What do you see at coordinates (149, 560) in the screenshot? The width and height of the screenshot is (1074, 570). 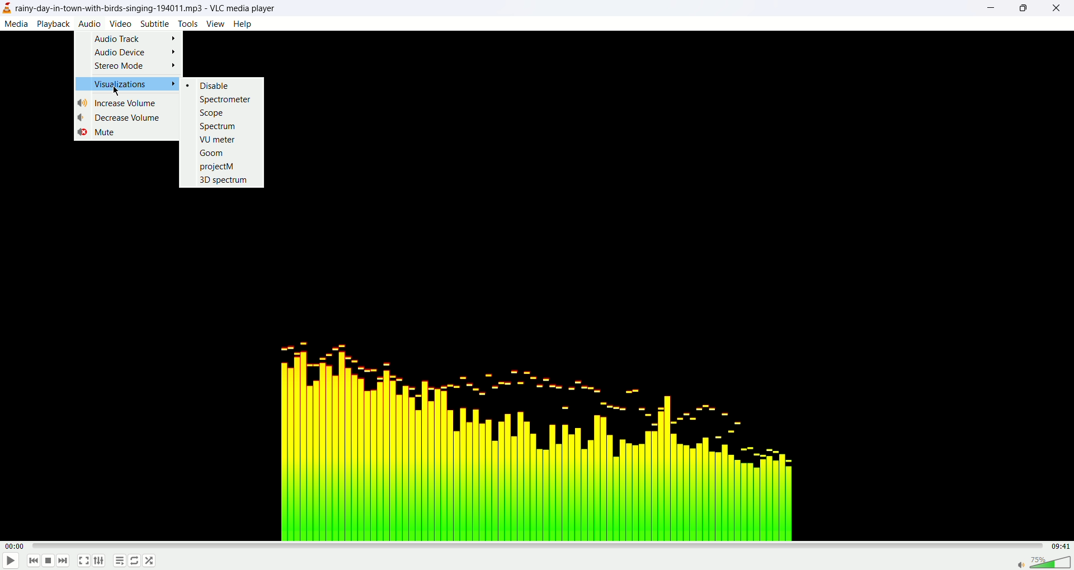 I see `shuffle` at bounding box center [149, 560].